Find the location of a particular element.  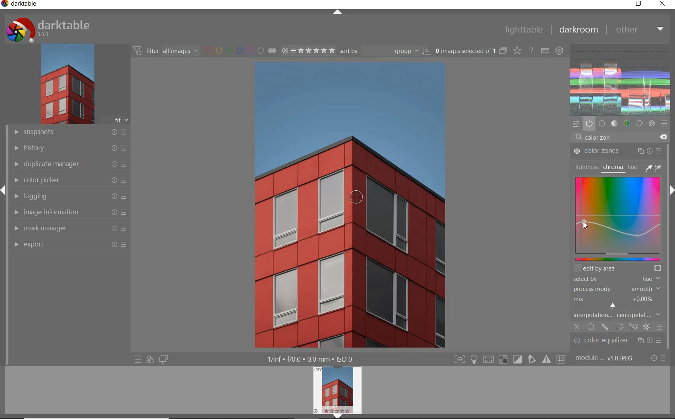

waveform is located at coordinates (621, 79).